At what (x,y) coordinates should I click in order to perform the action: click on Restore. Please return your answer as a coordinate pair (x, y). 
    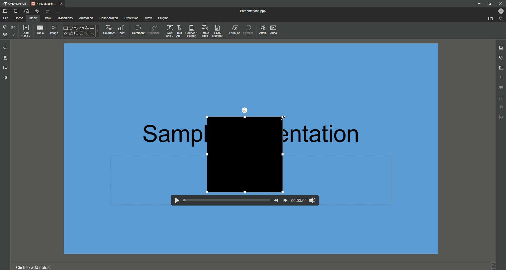
    Looking at the image, I should click on (490, 4).